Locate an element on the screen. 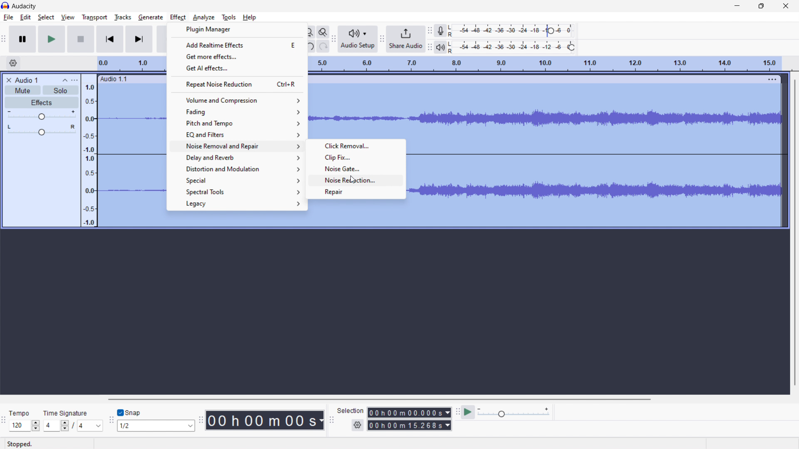  volume is located at coordinates (42, 114).